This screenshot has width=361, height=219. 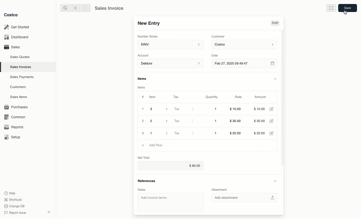 I want to click on Dashboard, so click(x=18, y=37).